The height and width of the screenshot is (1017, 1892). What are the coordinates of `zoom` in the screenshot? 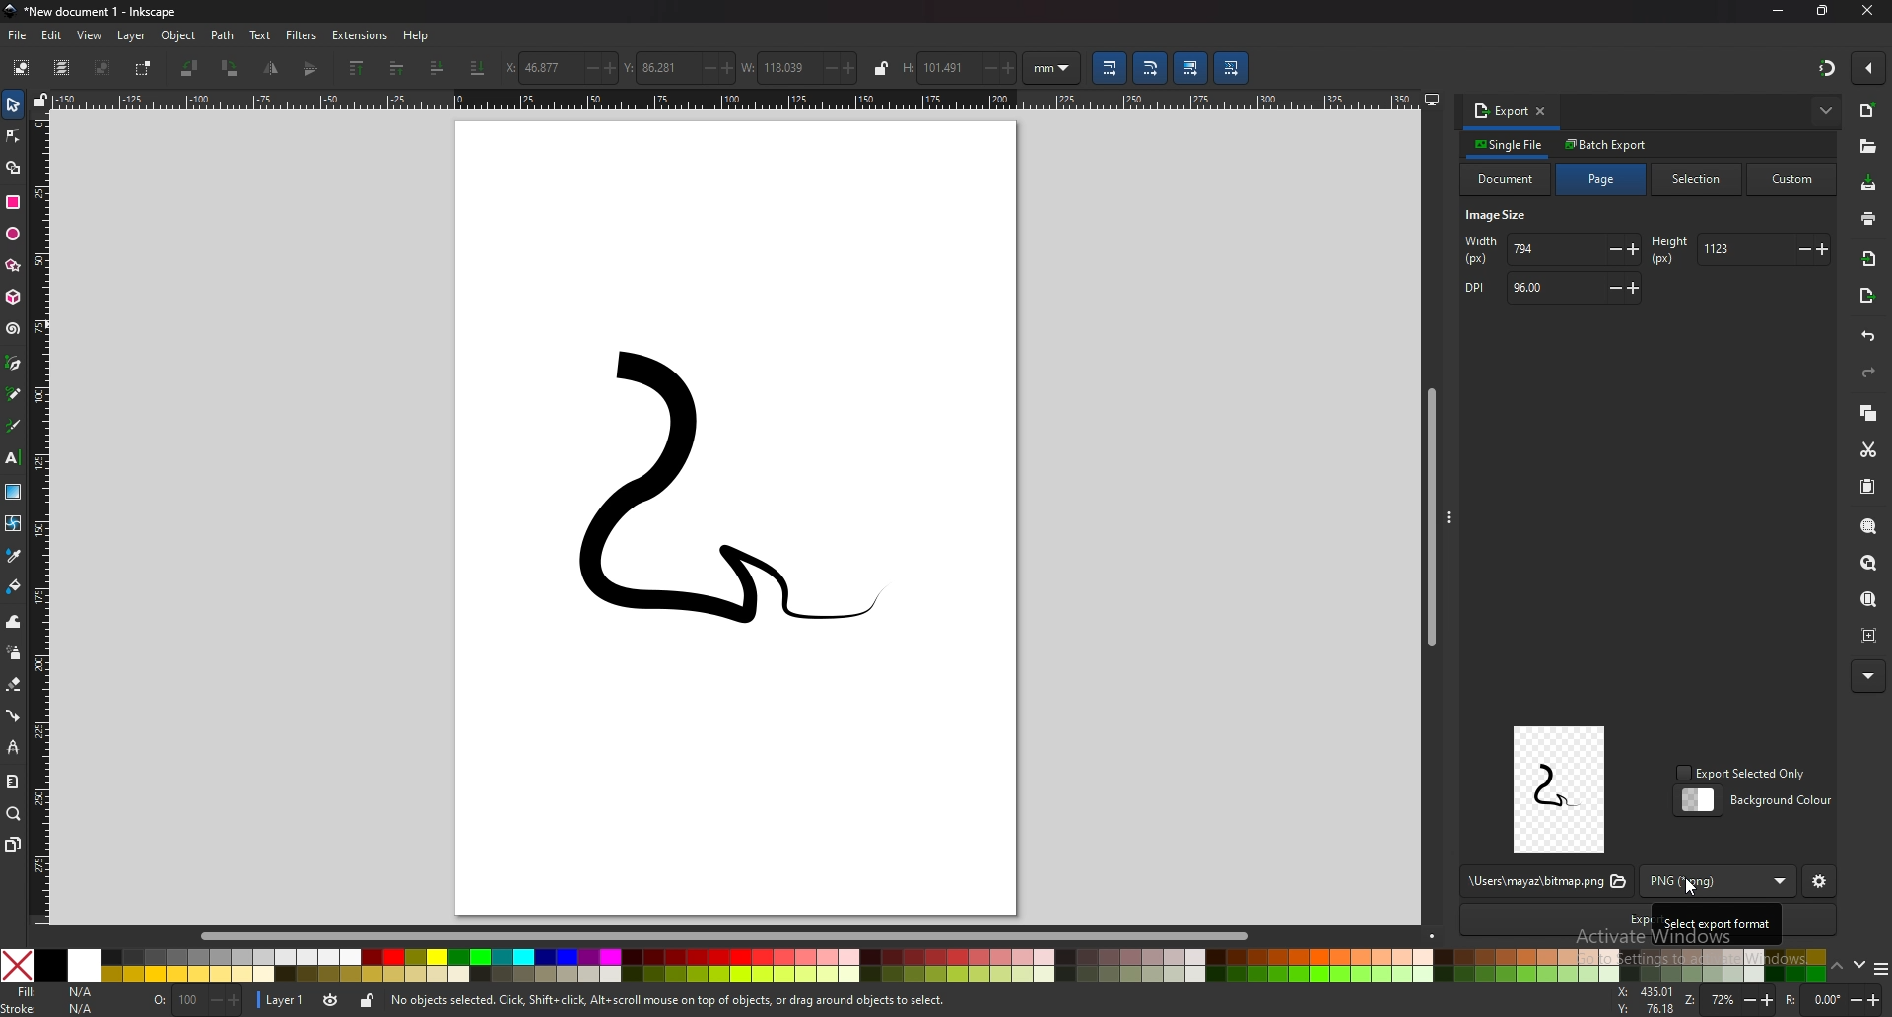 It's located at (14, 815).